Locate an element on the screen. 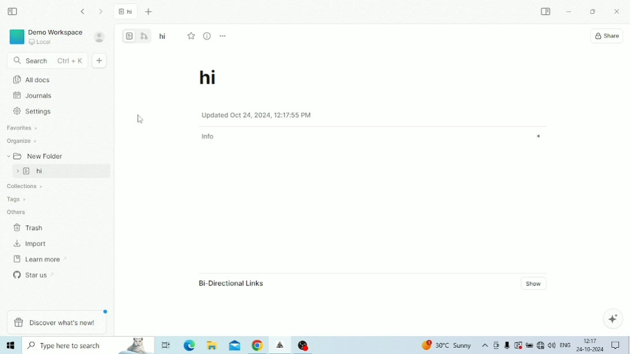 The image size is (630, 354). Date is located at coordinates (590, 349).